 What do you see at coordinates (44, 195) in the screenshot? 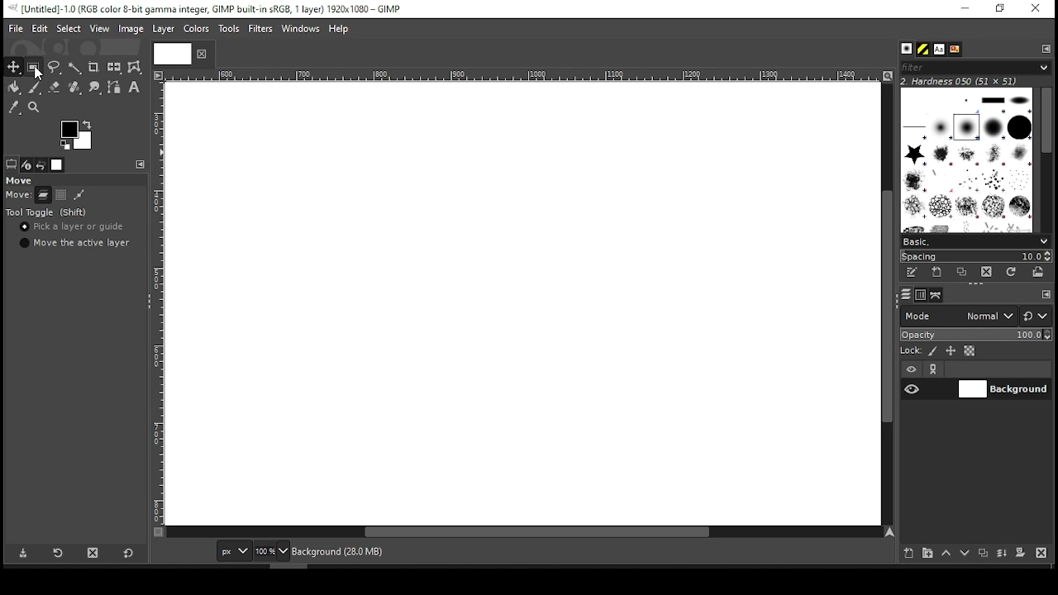
I see `move layer` at bounding box center [44, 195].